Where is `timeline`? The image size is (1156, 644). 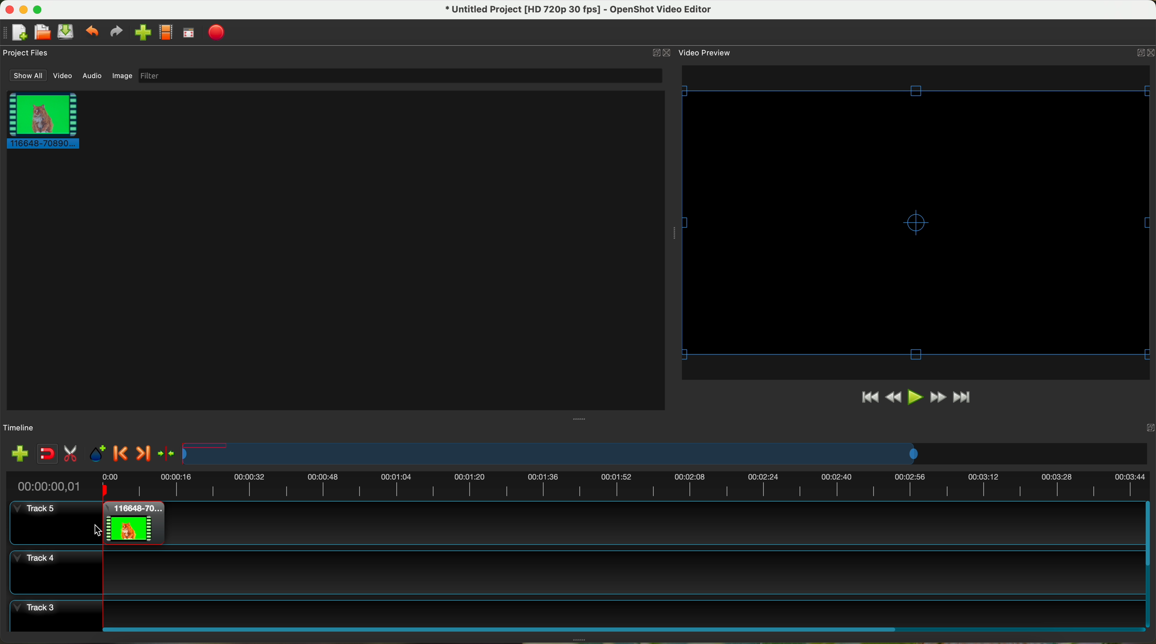 timeline is located at coordinates (19, 428).